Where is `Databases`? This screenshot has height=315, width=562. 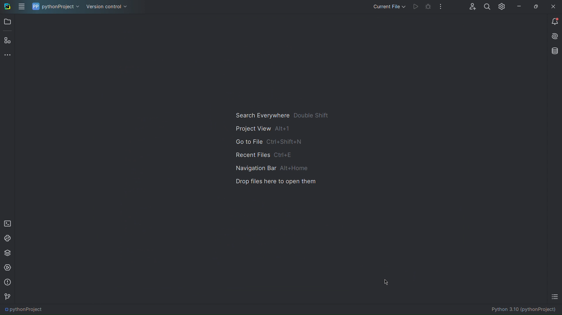 Databases is located at coordinates (554, 51).